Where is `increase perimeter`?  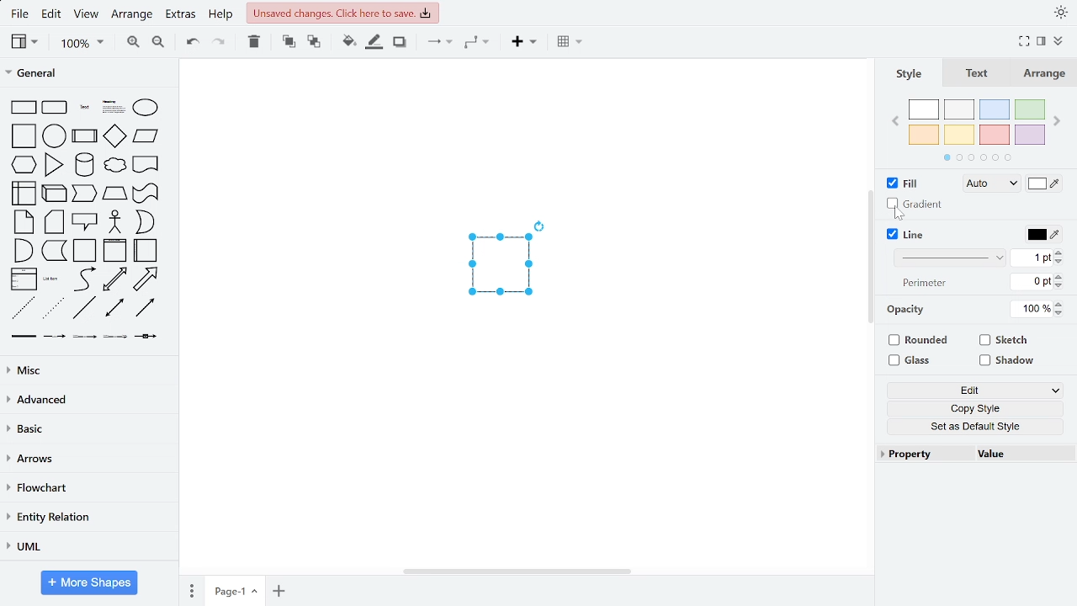
increase perimeter is located at coordinates (1059, 252).